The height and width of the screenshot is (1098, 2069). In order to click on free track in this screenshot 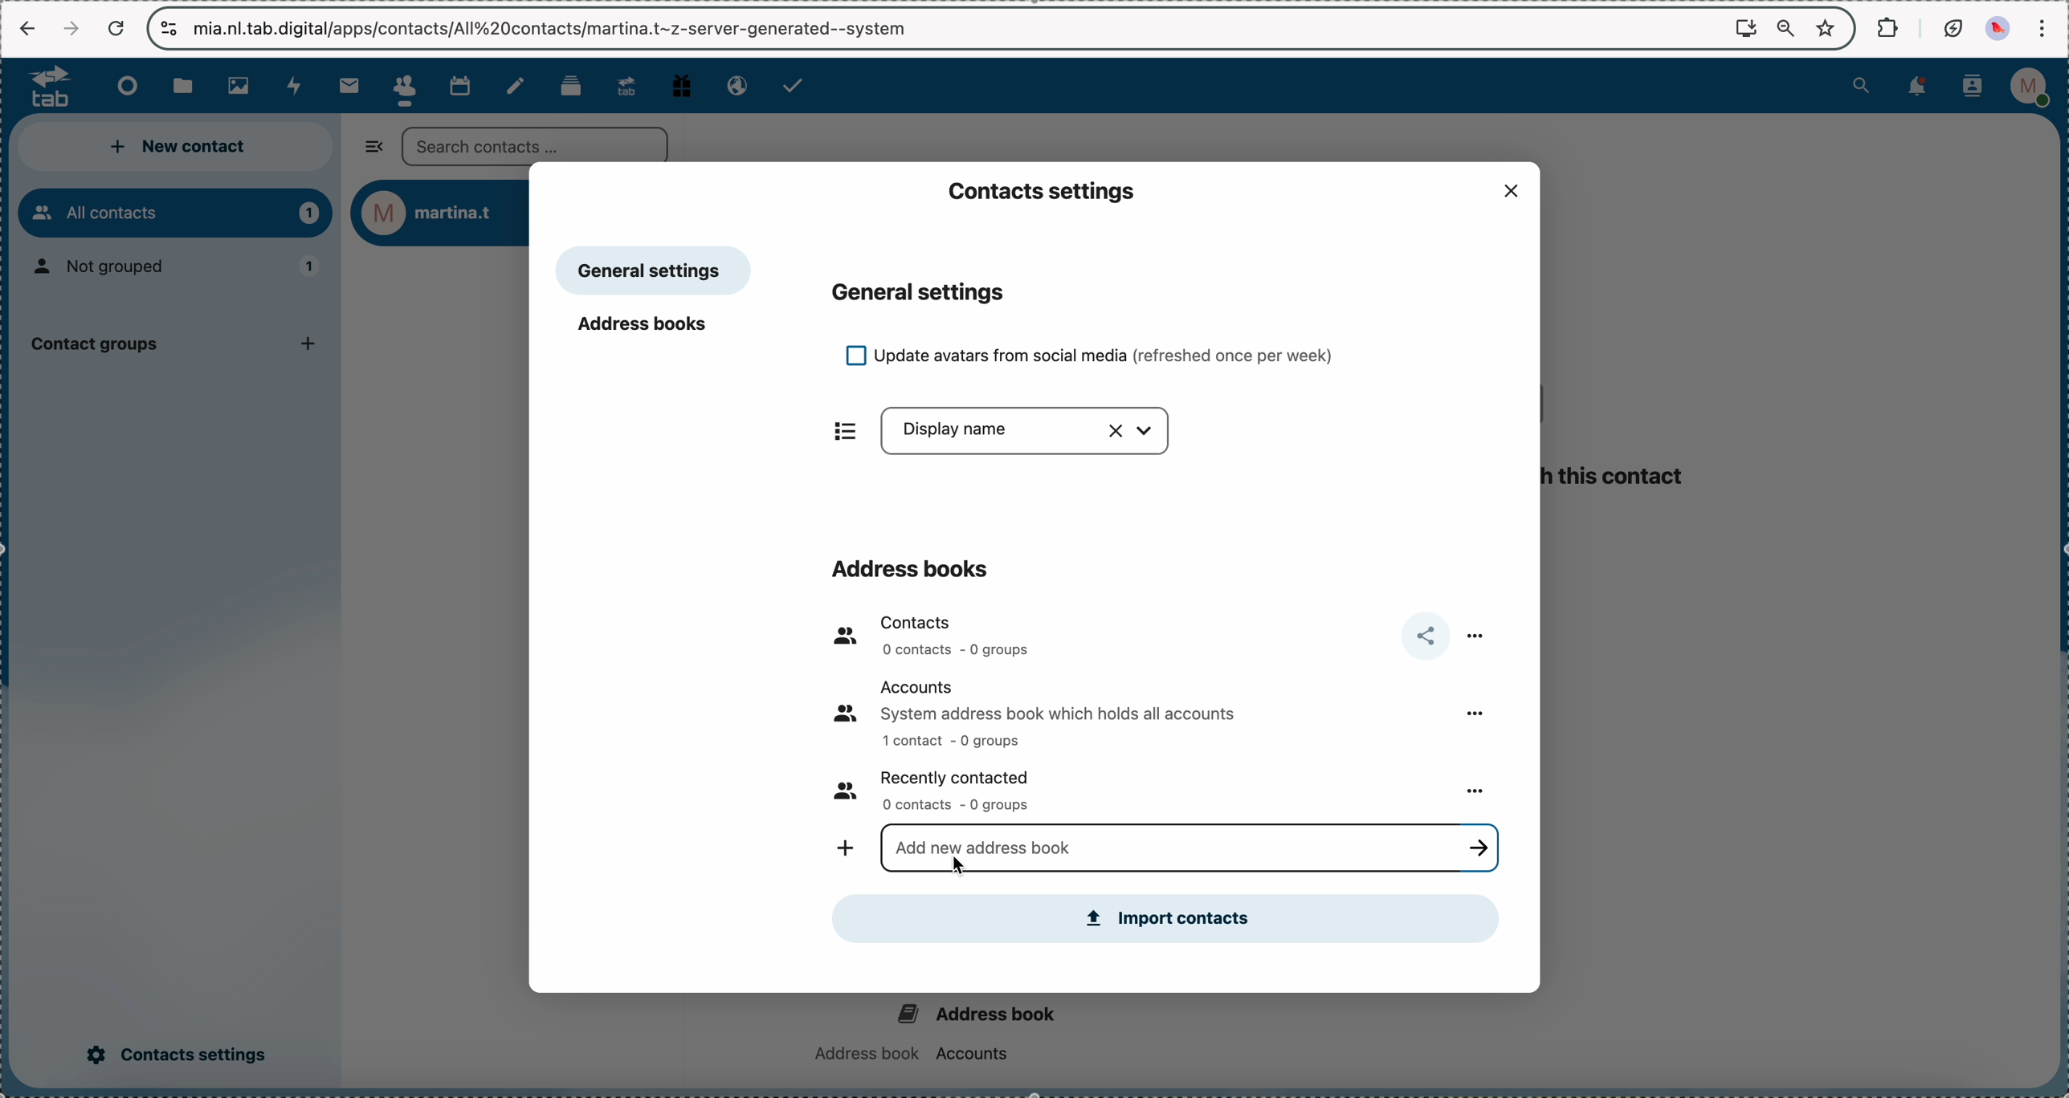, I will do `click(680, 83)`.